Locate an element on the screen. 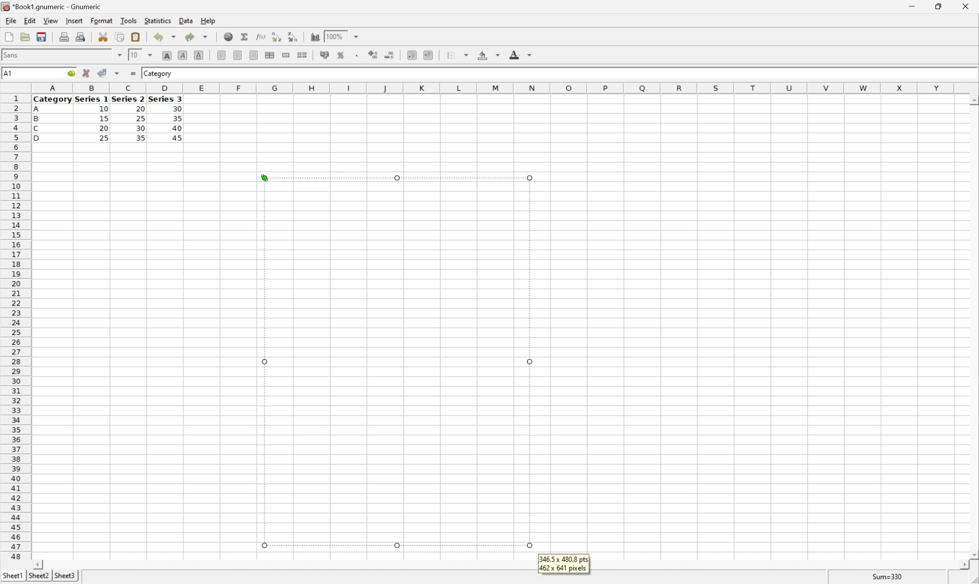 The image size is (979, 584). Chart Dimensions is located at coordinates (563, 564).